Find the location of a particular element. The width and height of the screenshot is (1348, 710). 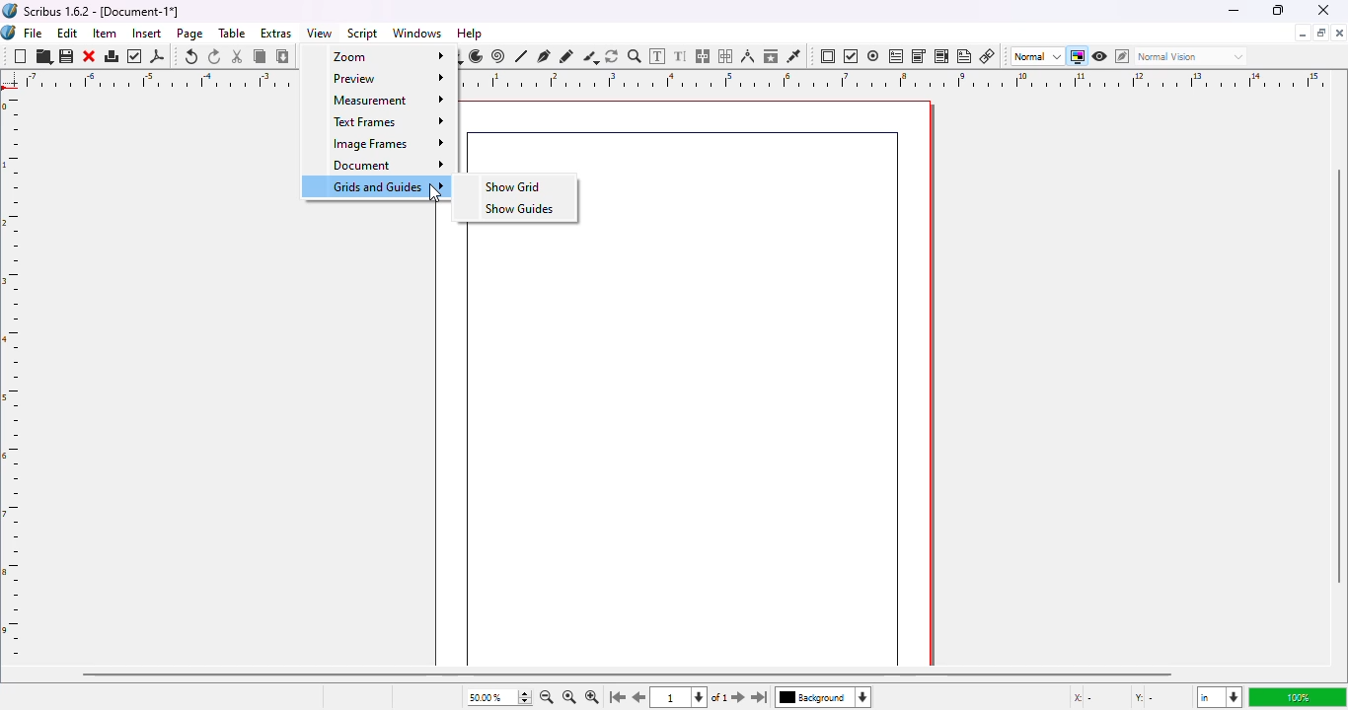

go to the last page is located at coordinates (763, 699).